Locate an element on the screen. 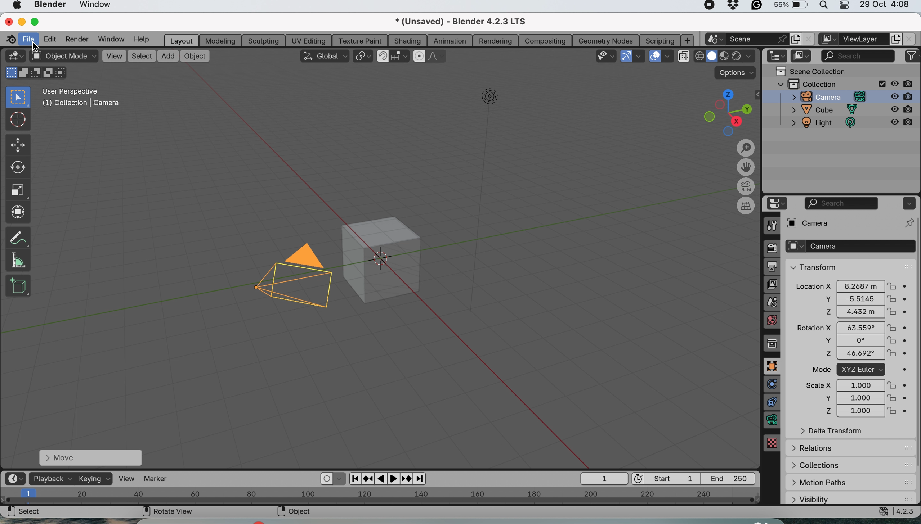 Image resolution: width=921 pixels, height=524 pixels. network settings is located at coordinates (882, 512).